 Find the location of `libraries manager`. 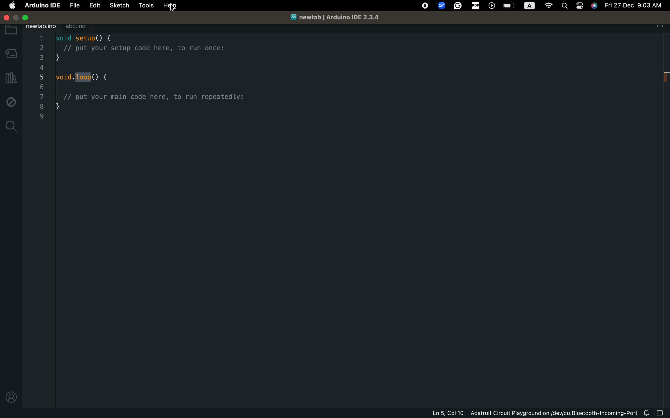

libraries manager is located at coordinates (11, 76).